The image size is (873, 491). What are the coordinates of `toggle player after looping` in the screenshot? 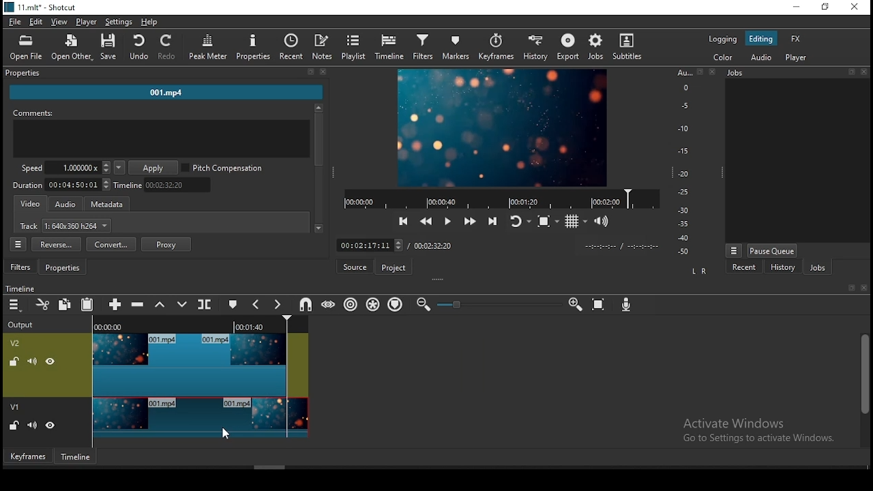 It's located at (520, 220).